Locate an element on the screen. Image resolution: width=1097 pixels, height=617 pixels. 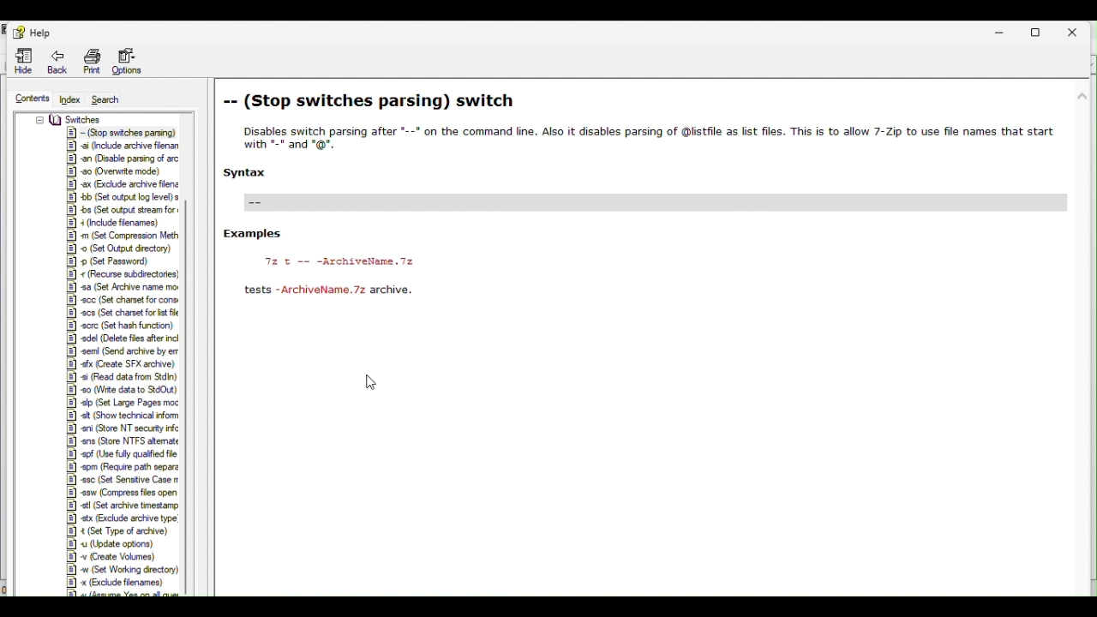
Cursor is located at coordinates (372, 380).